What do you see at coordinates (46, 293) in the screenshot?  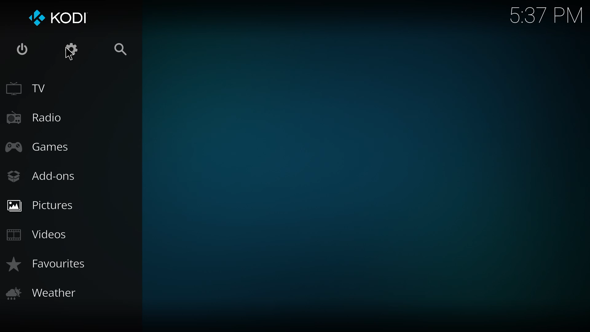 I see `weather` at bounding box center [46, 293].